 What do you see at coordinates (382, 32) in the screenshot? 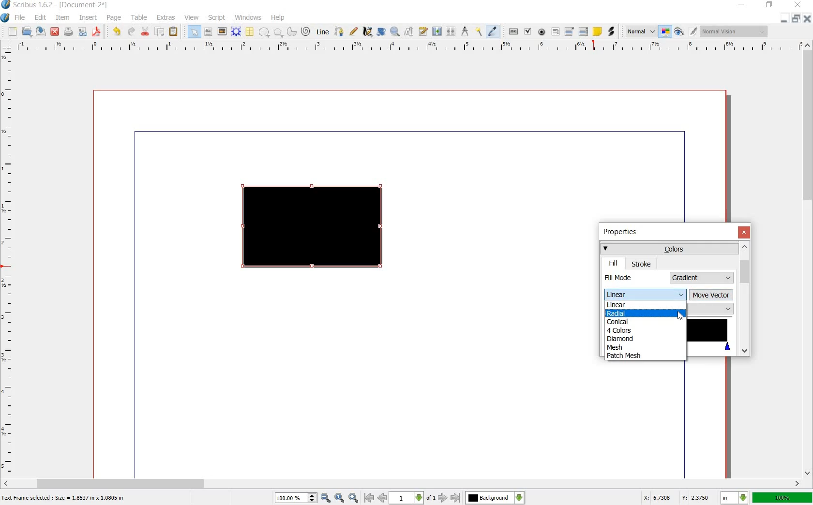
I see `rotate item` at bounding box center [382, 32].